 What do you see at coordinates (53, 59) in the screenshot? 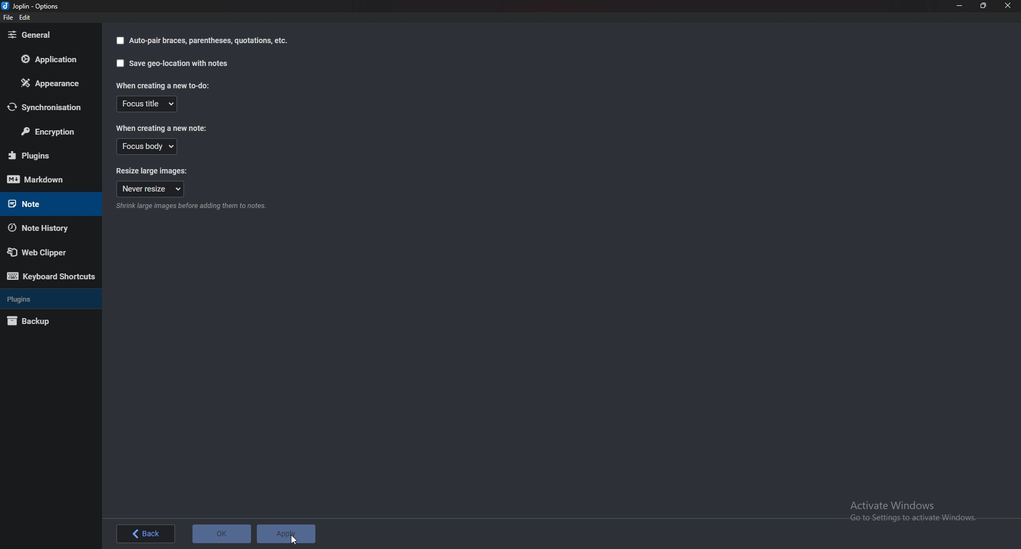
I see `Application` at bounding box center [53, 59].